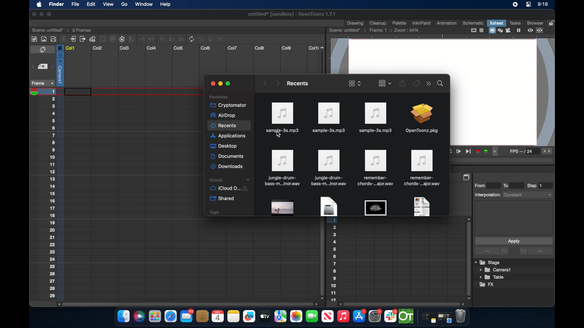 This screenshot has width=584, height=328. What do you see at coordinates (280, 316) in the screenshot?
I see `imaps` at bounding box center [280, 316].